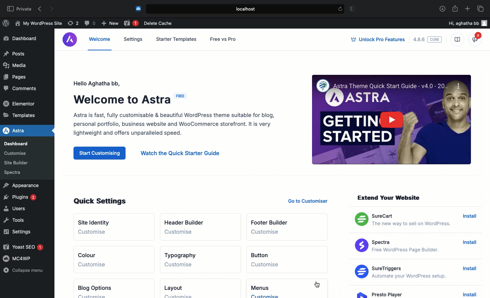  What do you see at coordinates (390, 197) in the screenshot?
I see `Extend your website` at bounding box center [390, 197].